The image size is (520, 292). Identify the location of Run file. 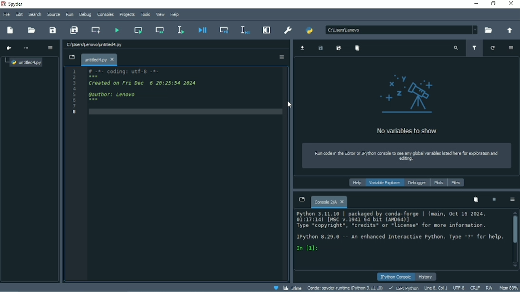
(117, 29).